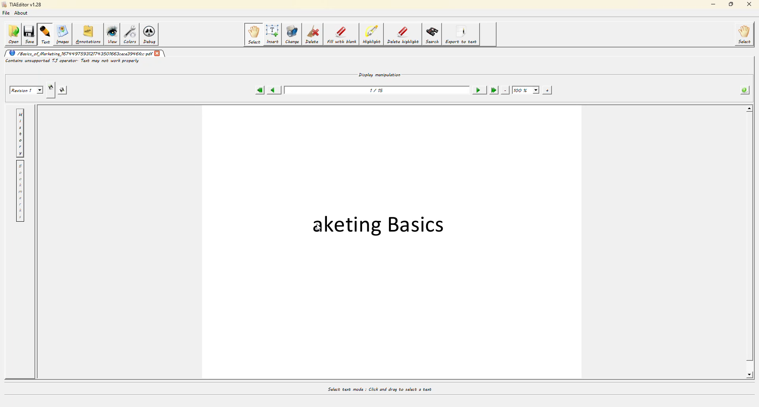 The width and height of the screenshot is (759, 407). Describe the element at coordinates (732, 4) in the screenshot. I see `maximize` at that location.